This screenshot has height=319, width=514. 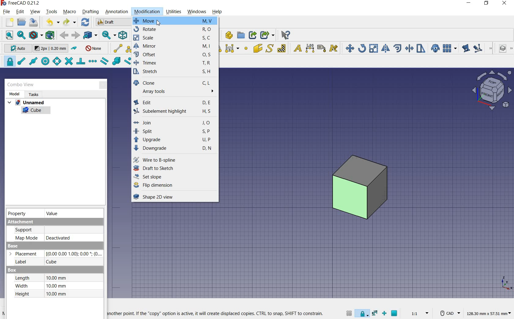 What do you see at coordinates (491, 90) in the screenshot?
I see `view plane options` at bounding box center [491, 90].